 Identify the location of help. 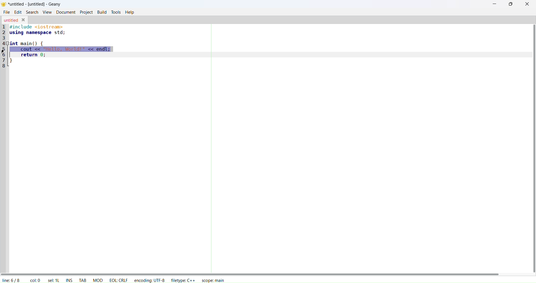
(130, 12).